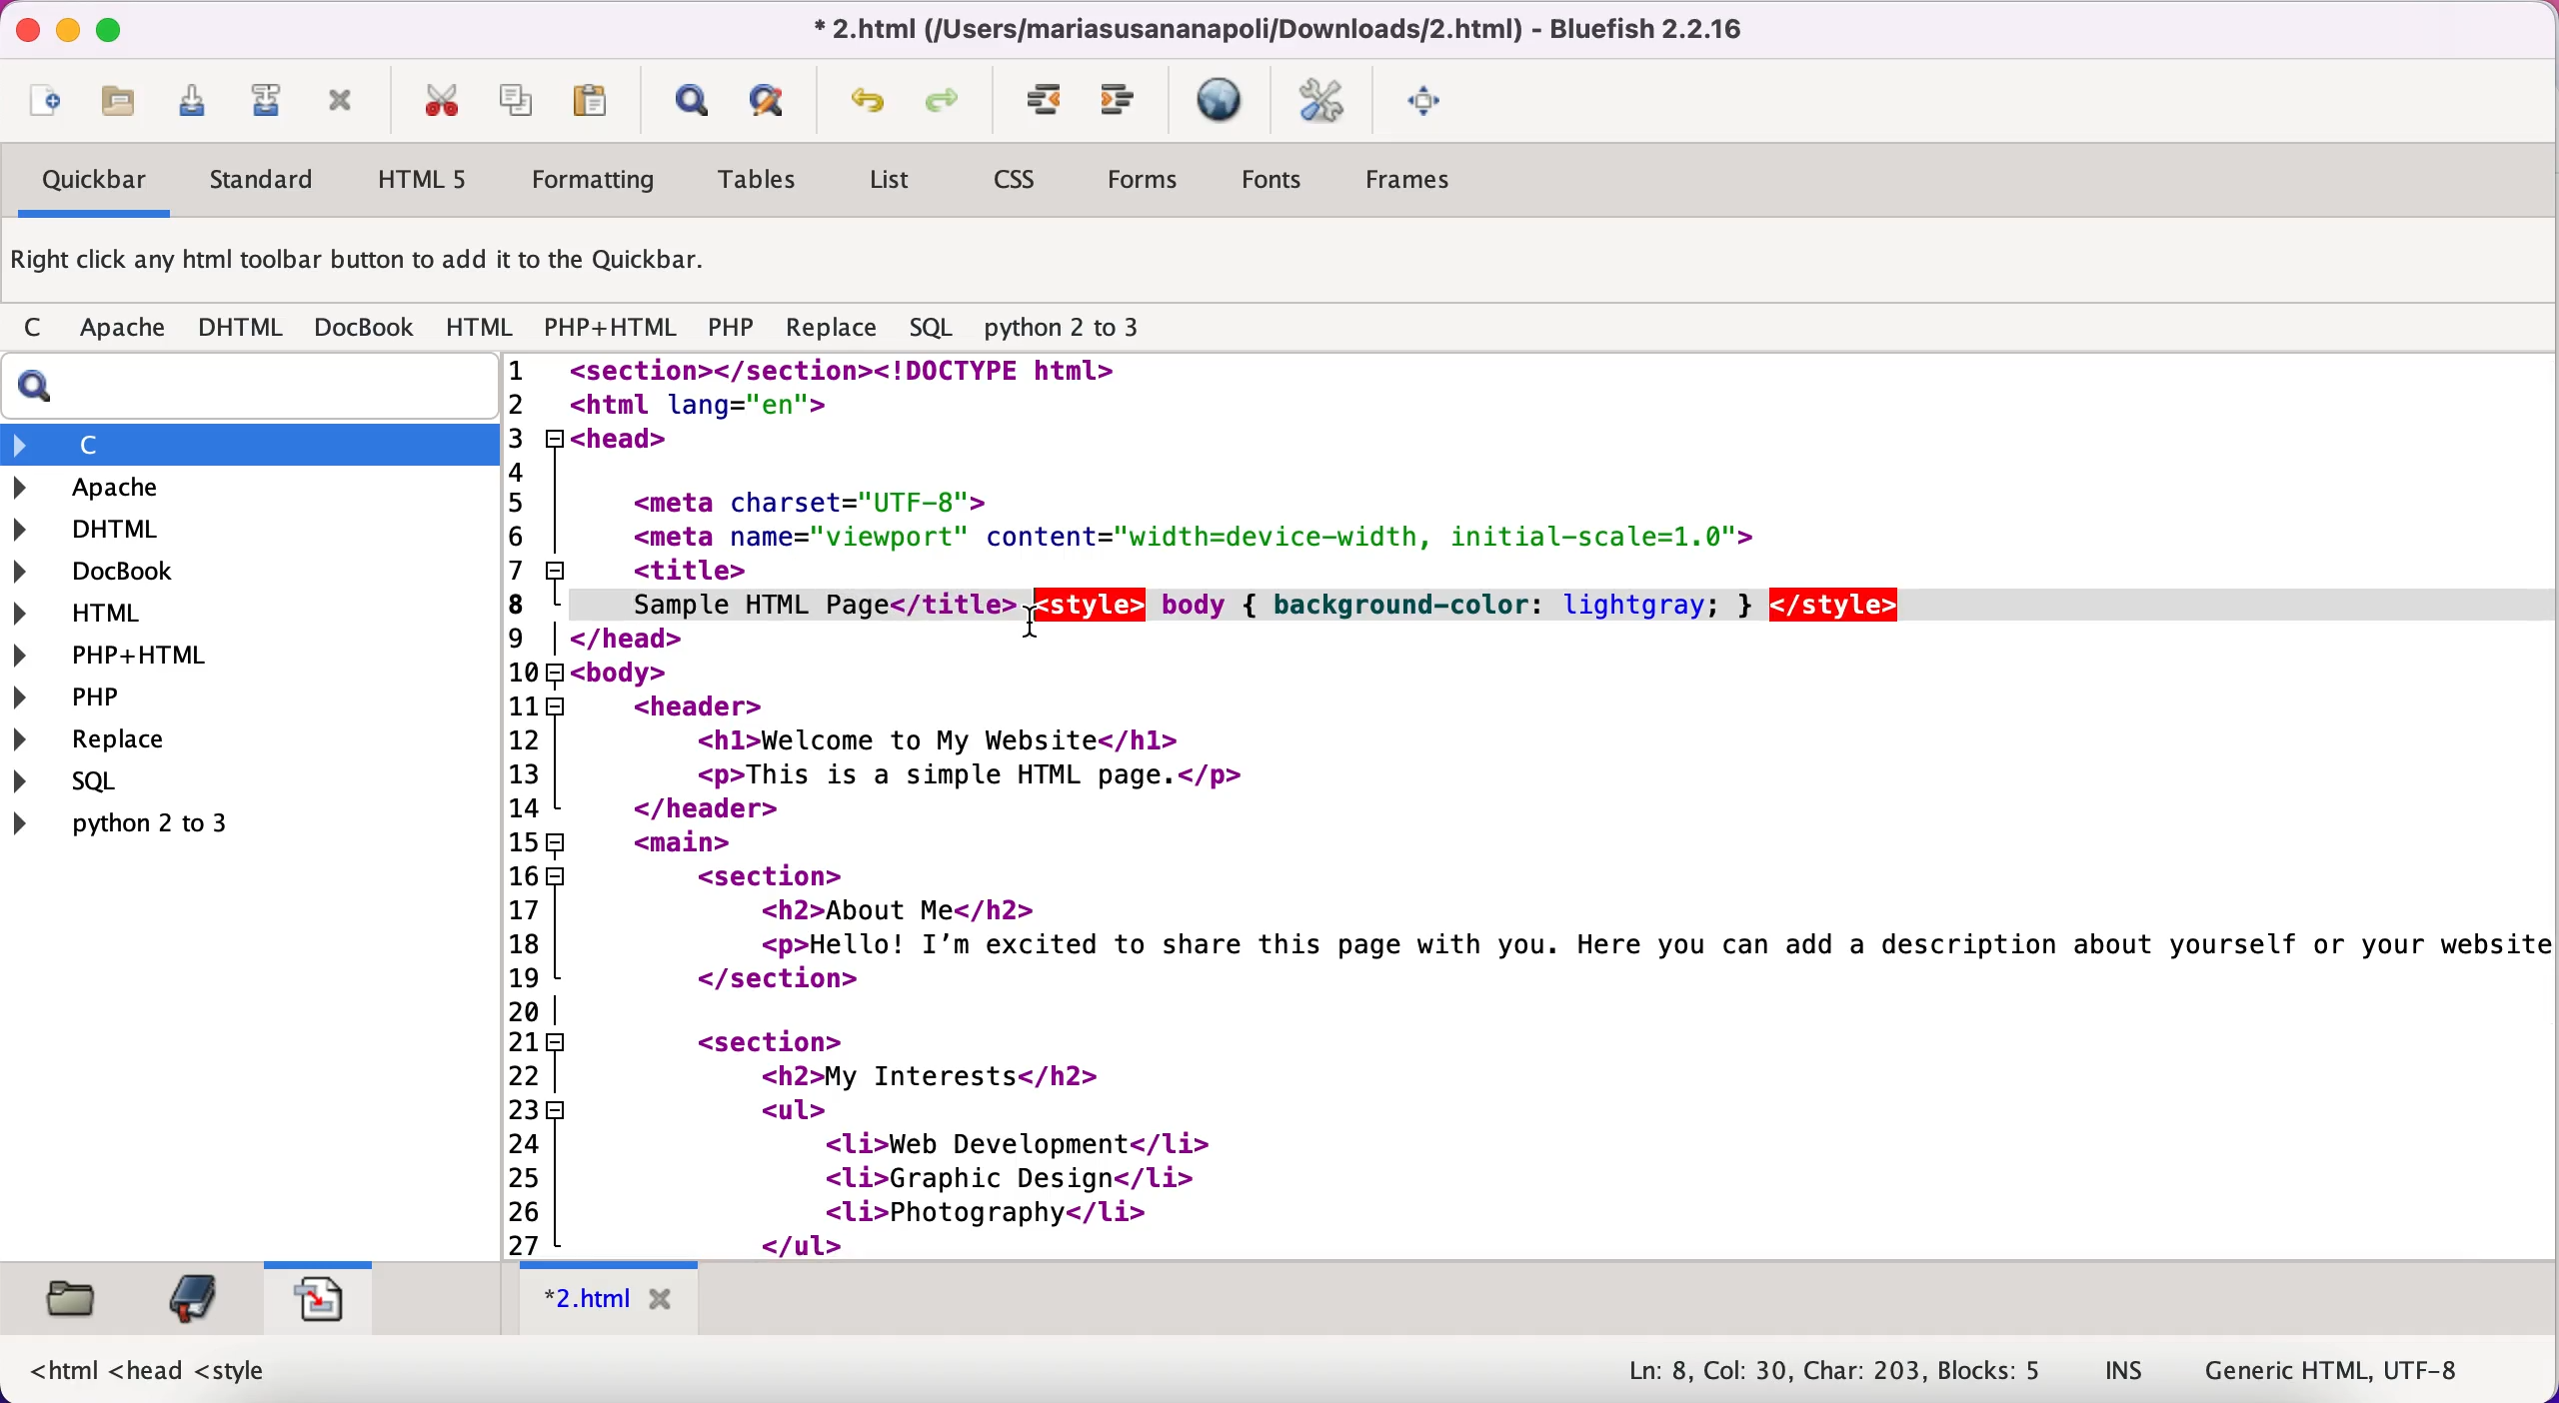  Describe the element at coordinates (101, 617) in the screenshot. I see `html` at that location.